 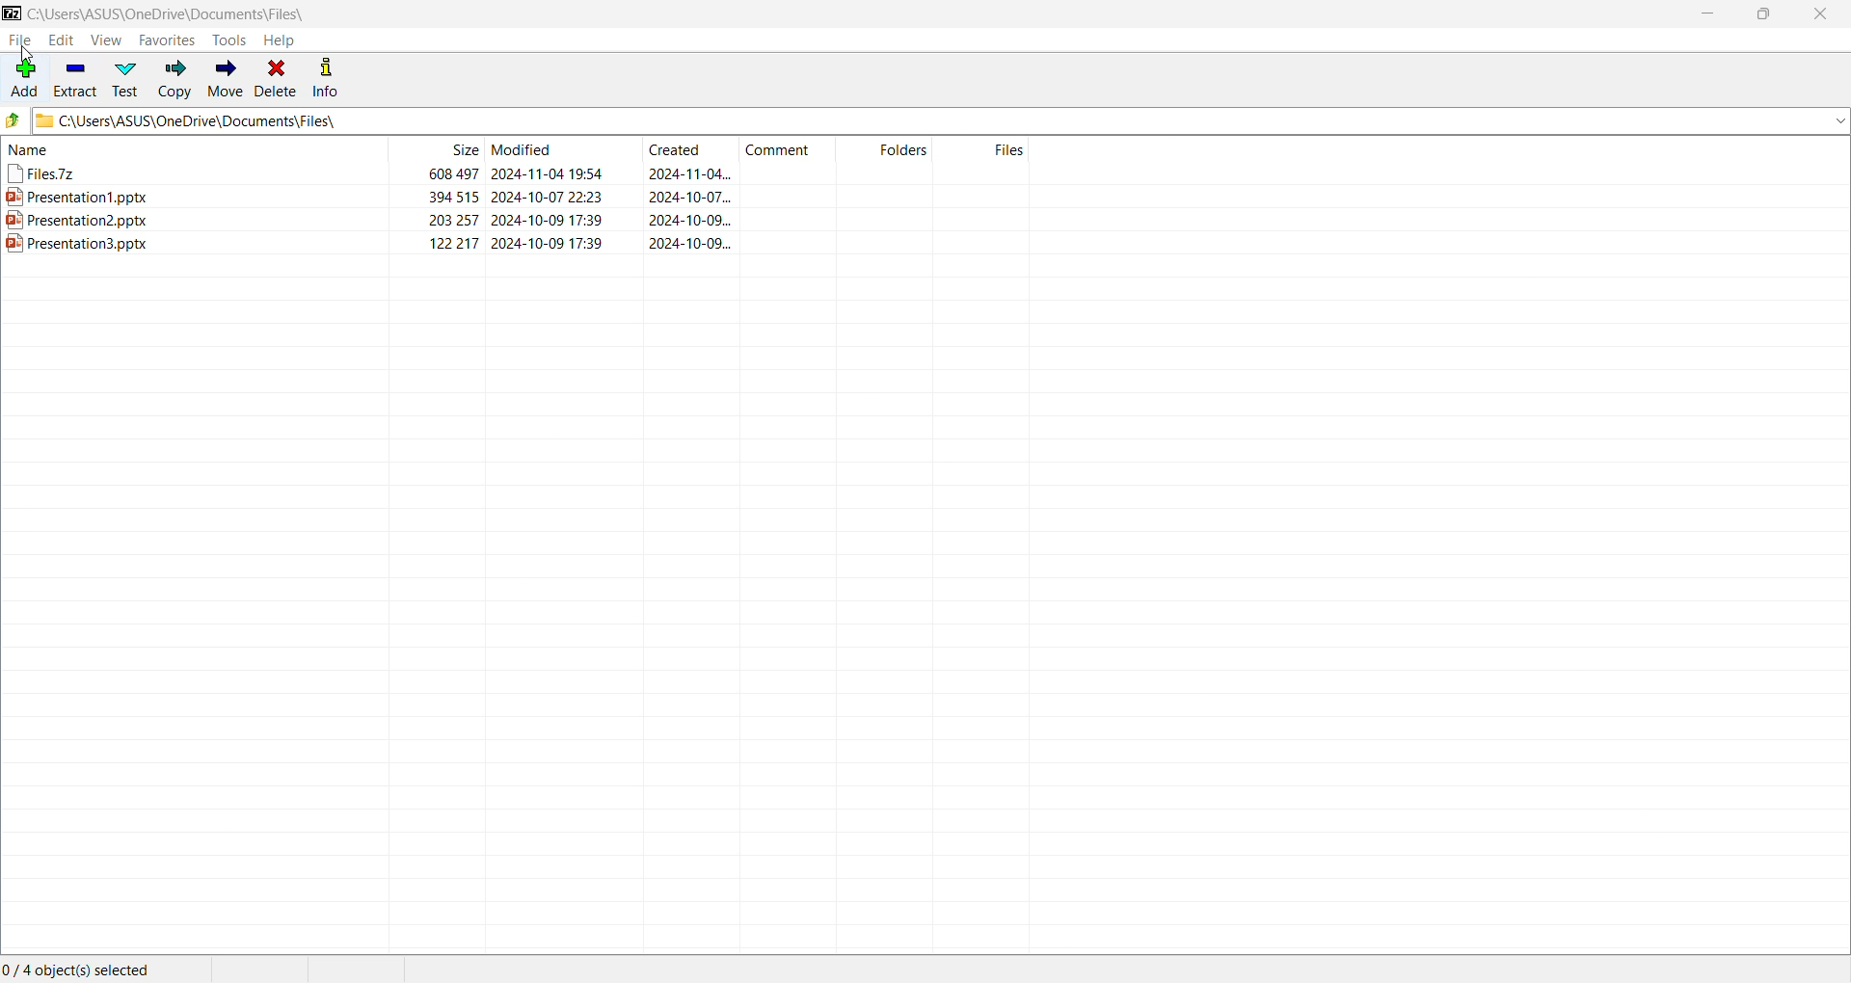 I want to click on Current Folder Path, so click(x=902, y=119).